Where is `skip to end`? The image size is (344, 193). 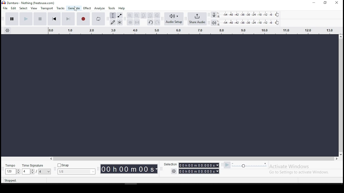 skip to end is located at coordinates (68, 19).